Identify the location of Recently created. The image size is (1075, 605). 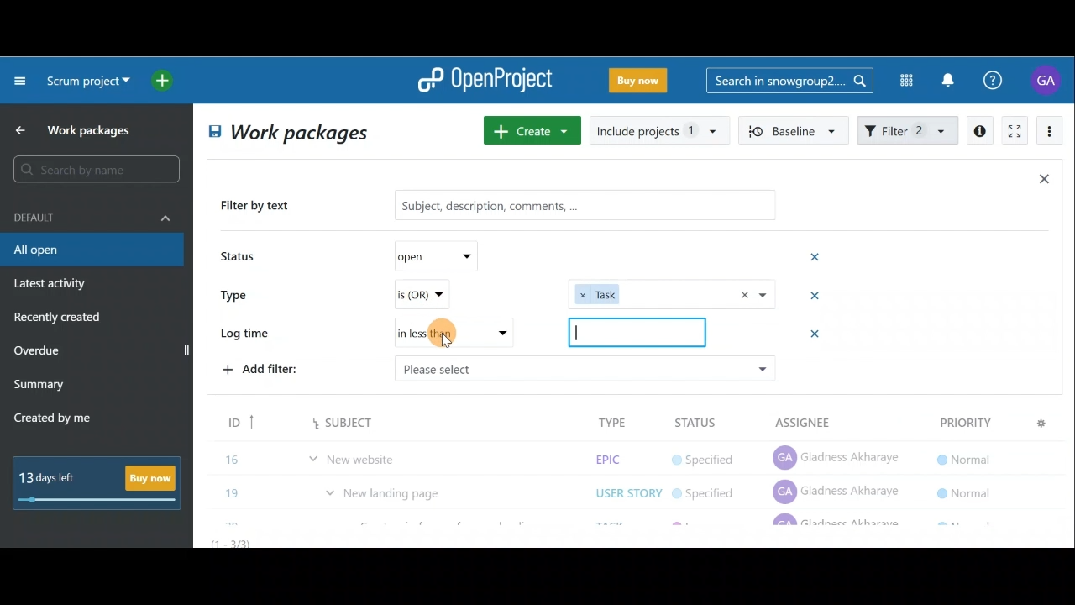
(60, 319).